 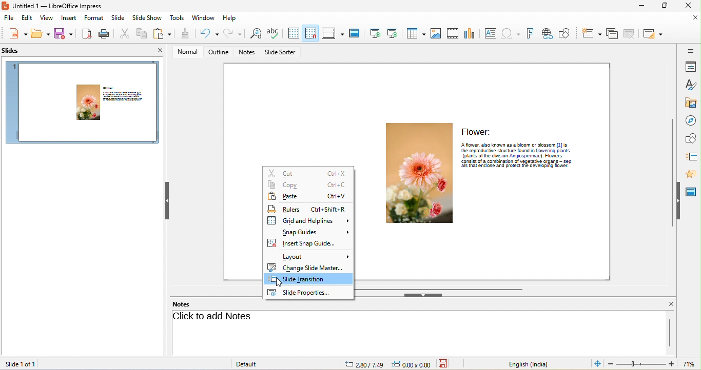 I want to click on layout, so click(x=308, y=257).